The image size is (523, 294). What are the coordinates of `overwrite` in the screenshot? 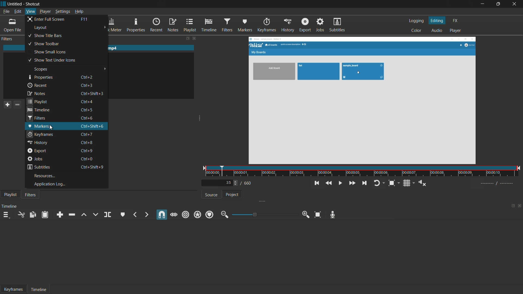 It's located at (95, 215).